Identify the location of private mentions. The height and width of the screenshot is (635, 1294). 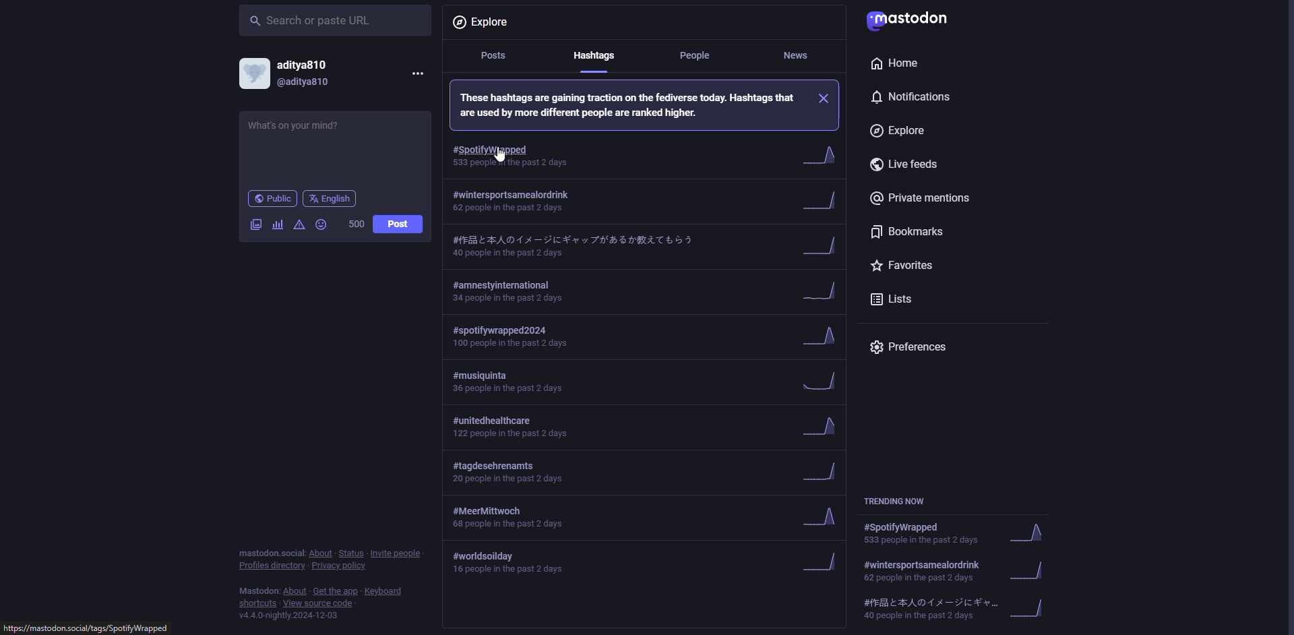
(925, 199).